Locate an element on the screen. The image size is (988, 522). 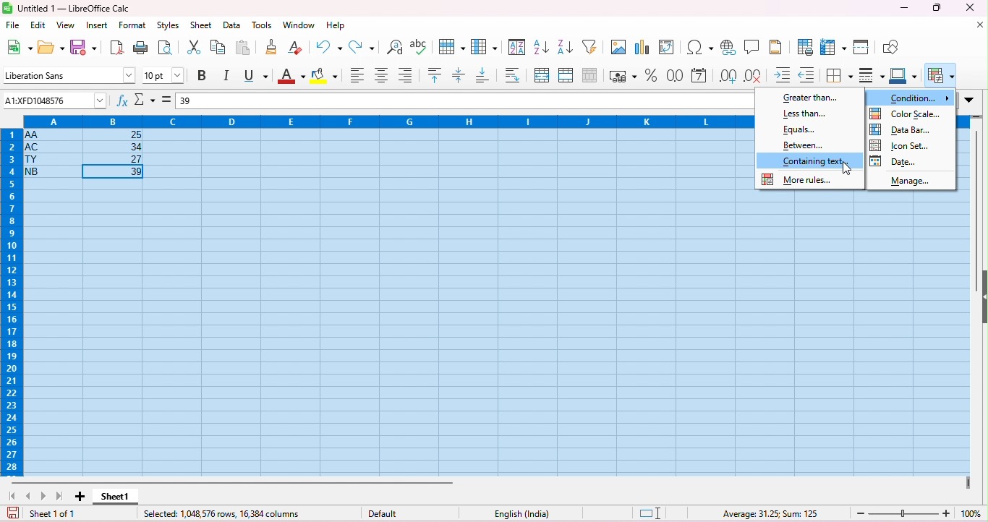
find and replace is located at coordinates (395, 47).